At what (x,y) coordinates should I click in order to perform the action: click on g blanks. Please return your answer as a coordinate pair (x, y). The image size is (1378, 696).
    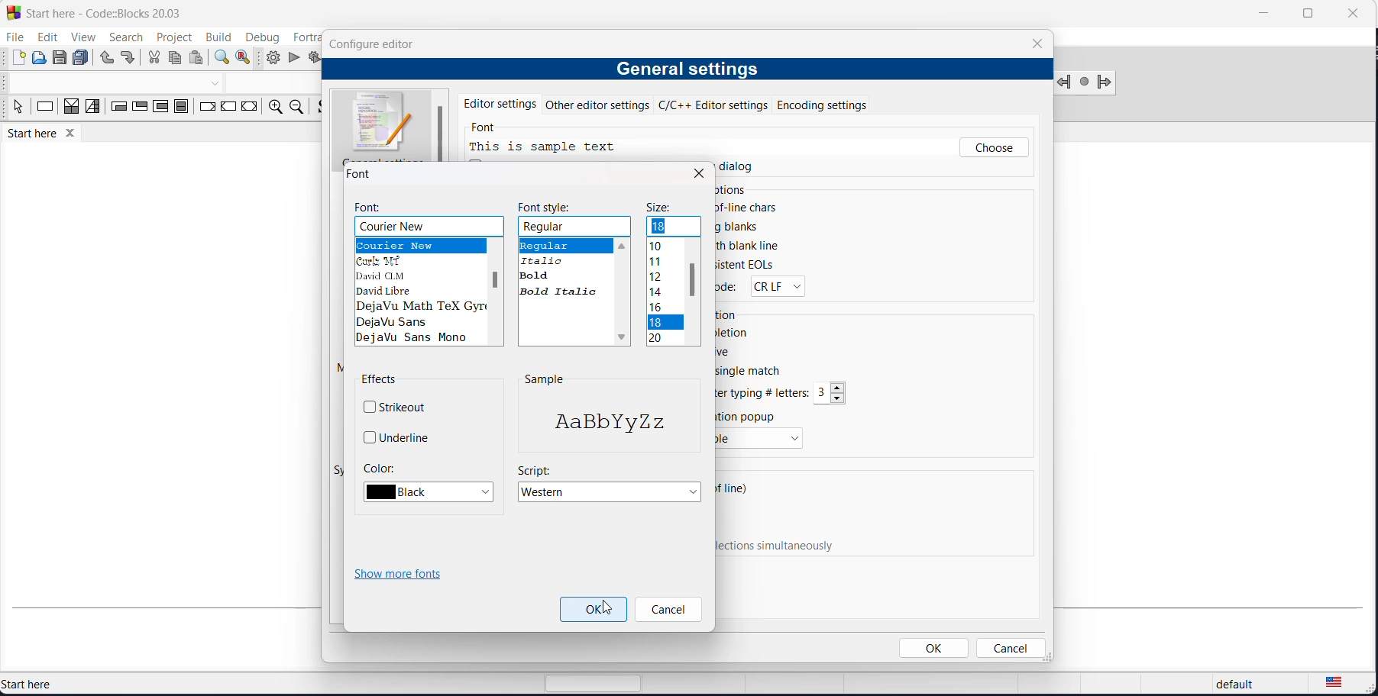
    Looking at the image, I should click on (740, 227).